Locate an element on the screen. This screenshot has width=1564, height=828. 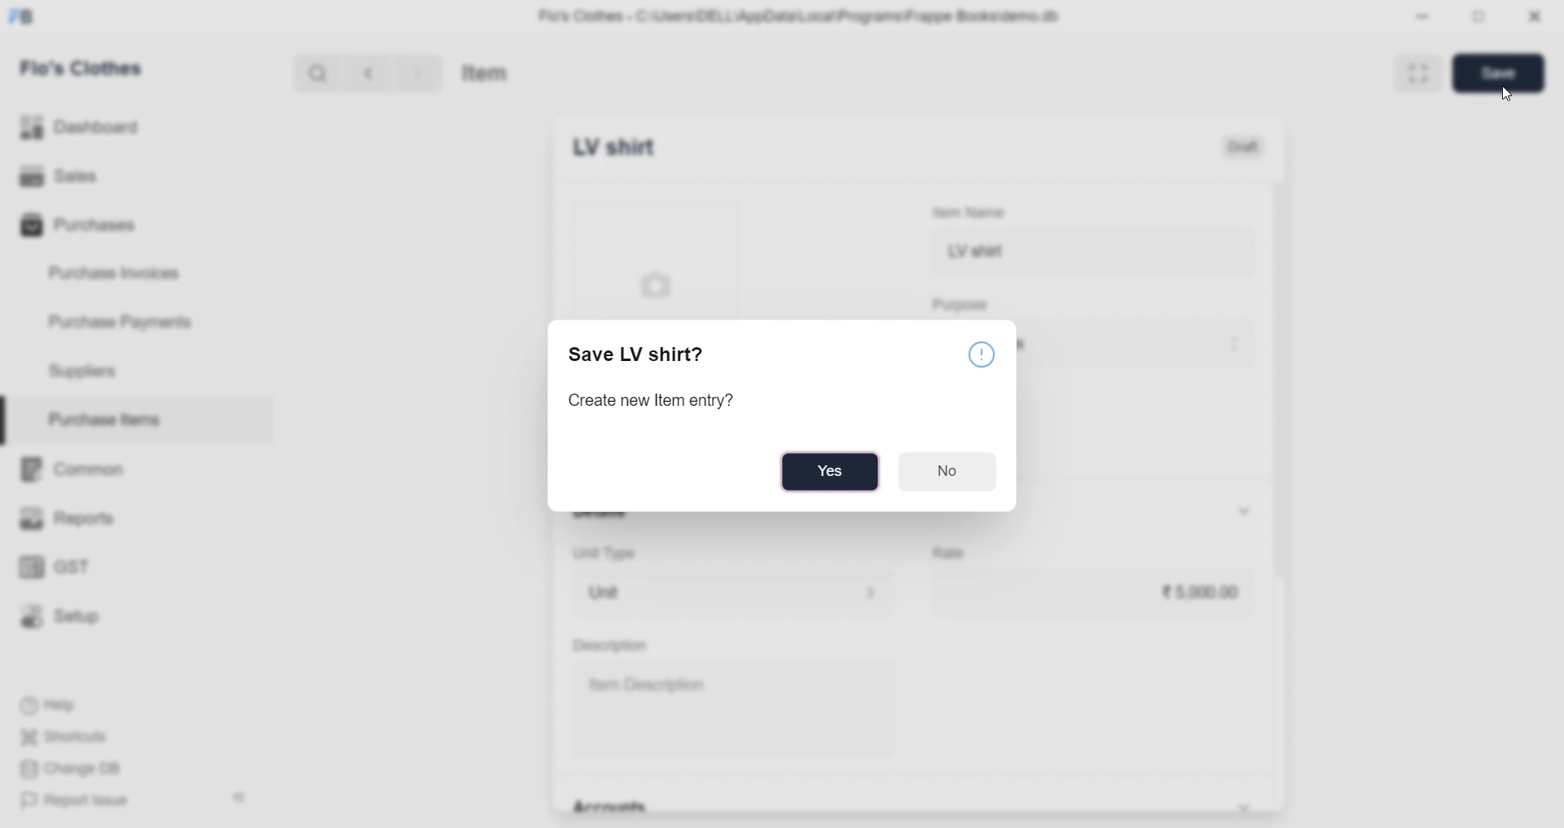
Save LV shirt? is located at coordinates (641, 355).